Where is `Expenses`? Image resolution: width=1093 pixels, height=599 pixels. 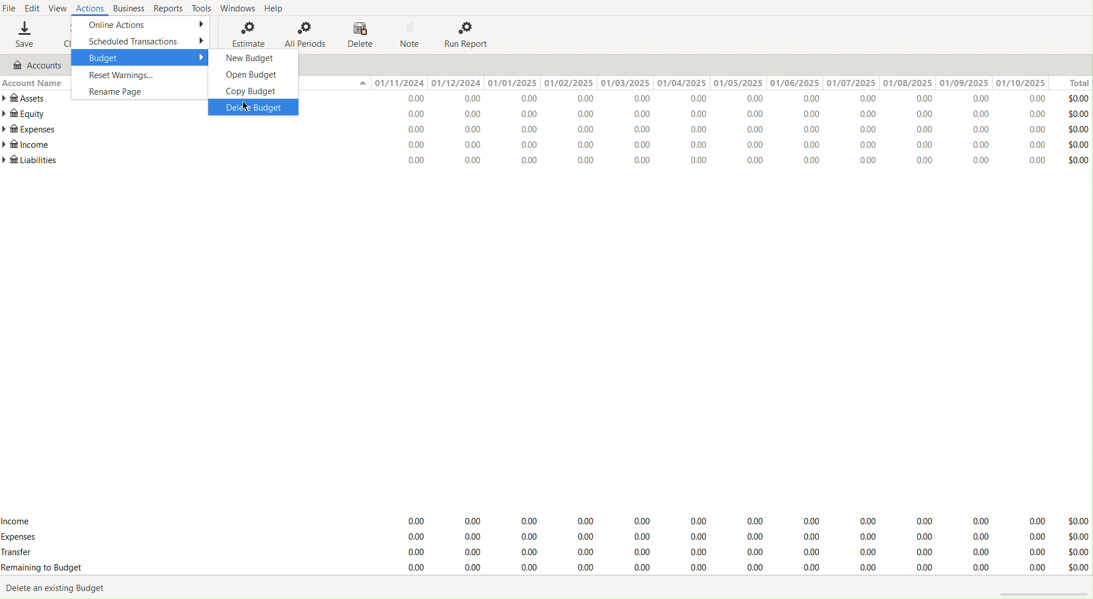 Expenses is located at coordinates (728, 537).